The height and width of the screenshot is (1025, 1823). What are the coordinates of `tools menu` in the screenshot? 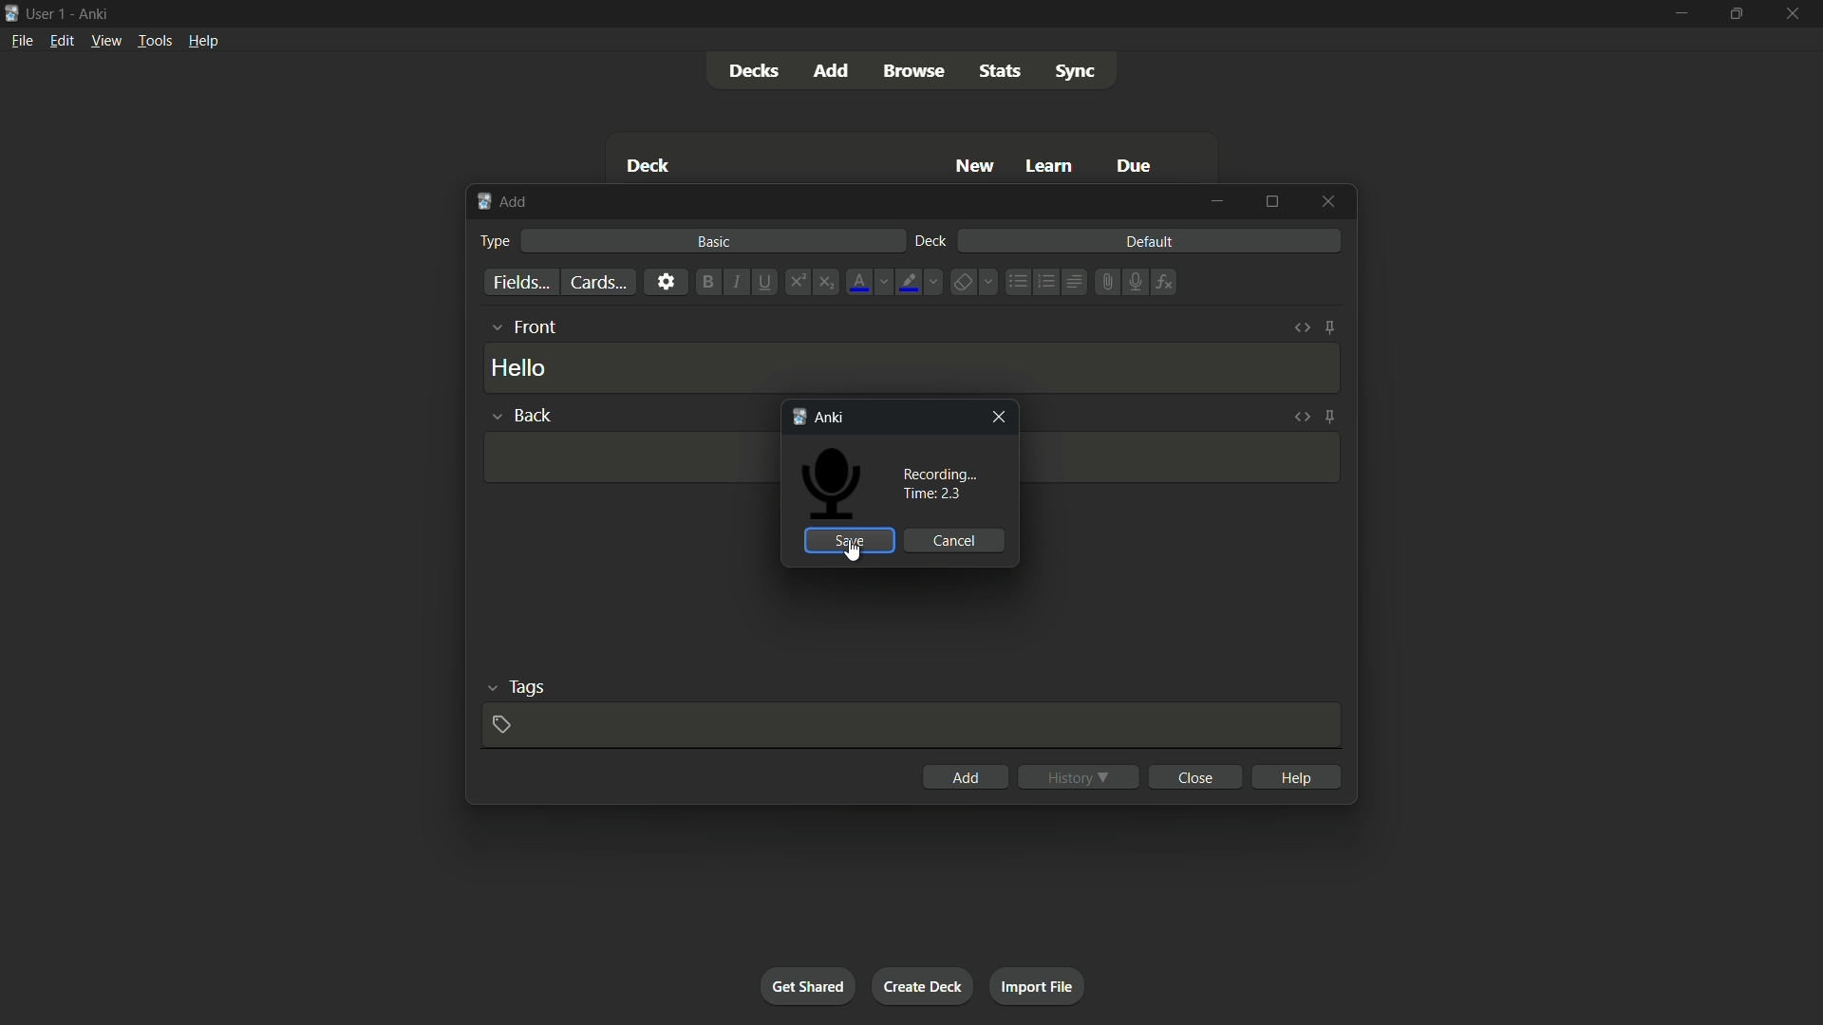 It's located at (155, 40).